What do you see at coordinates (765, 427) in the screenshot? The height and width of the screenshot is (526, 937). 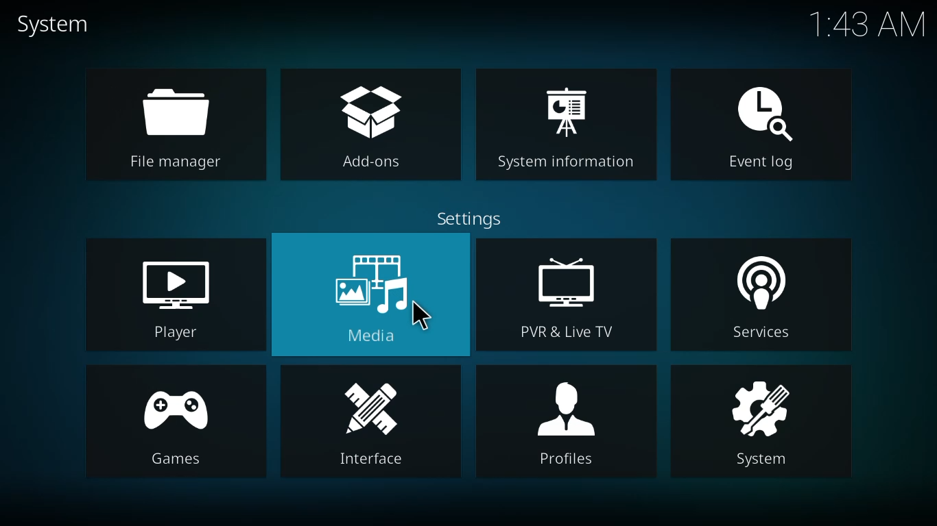 I see `system` at bounding box center [765, 427].